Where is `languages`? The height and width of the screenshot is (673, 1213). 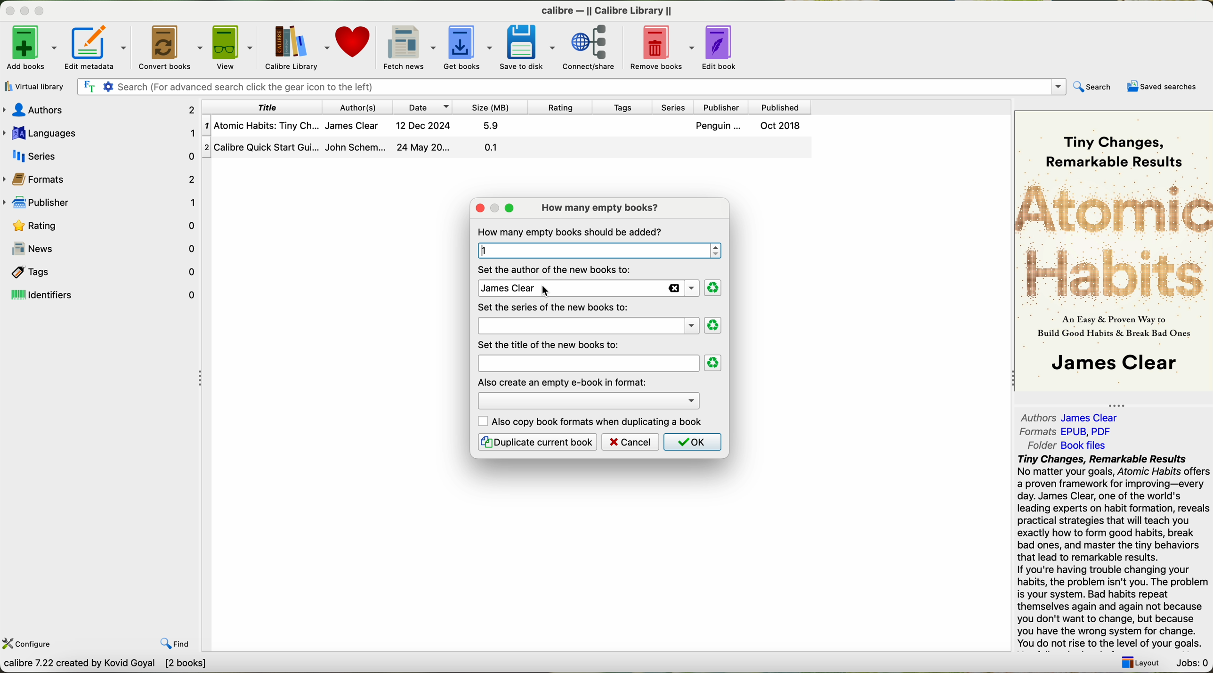 languages is located at coordinates (100, 132).